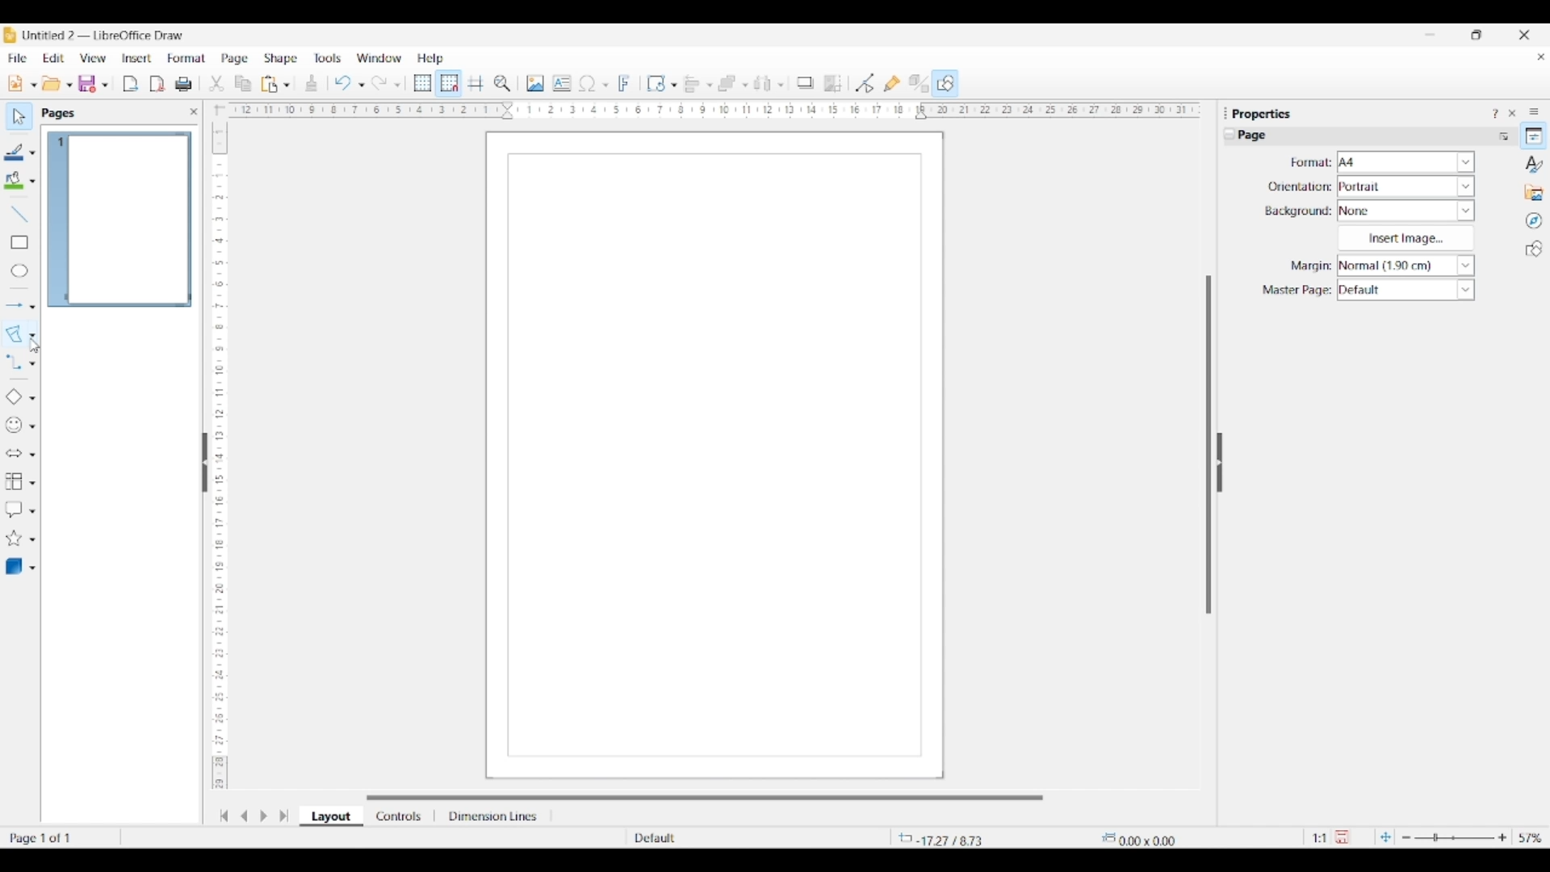  What do you see at coordinates (1300, 187) in the screenshot?
I see `Indicates orientation settings` at bounding box center [1300, 187].